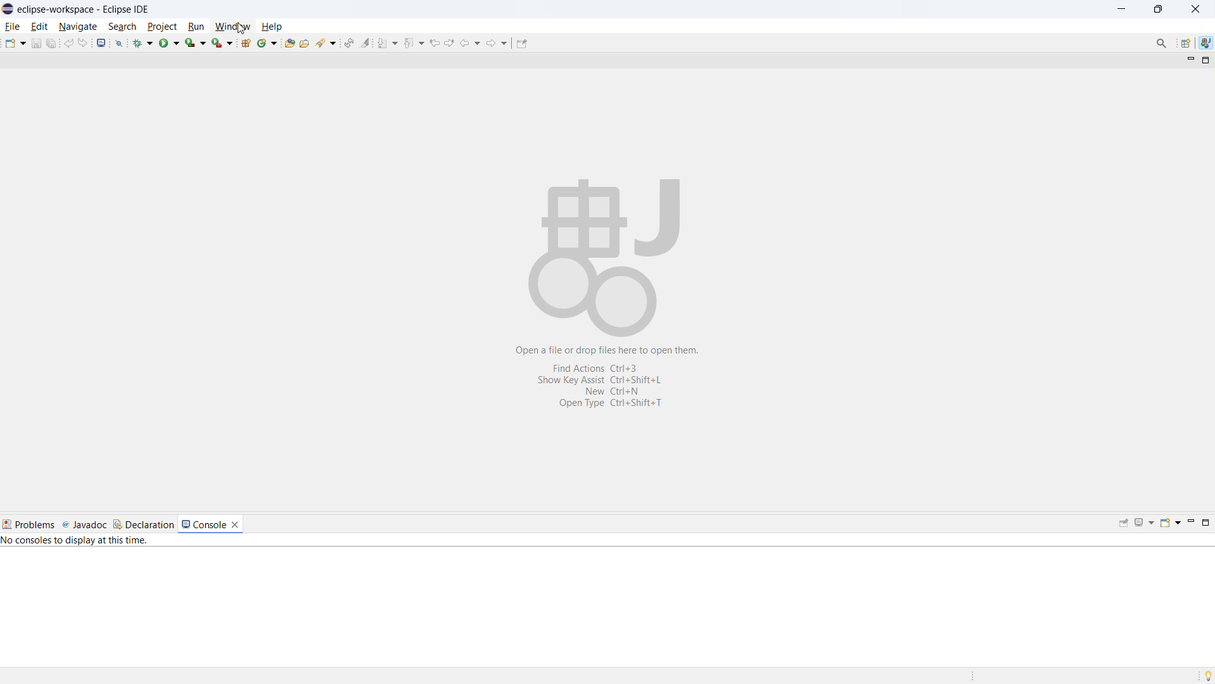 The height and width of the screenshot is (684, 1215). I want to click on No consoles to display at this time., so click(80, 542).